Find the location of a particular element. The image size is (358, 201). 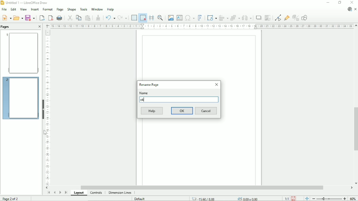

Paste is located at coordinates (88, 18).